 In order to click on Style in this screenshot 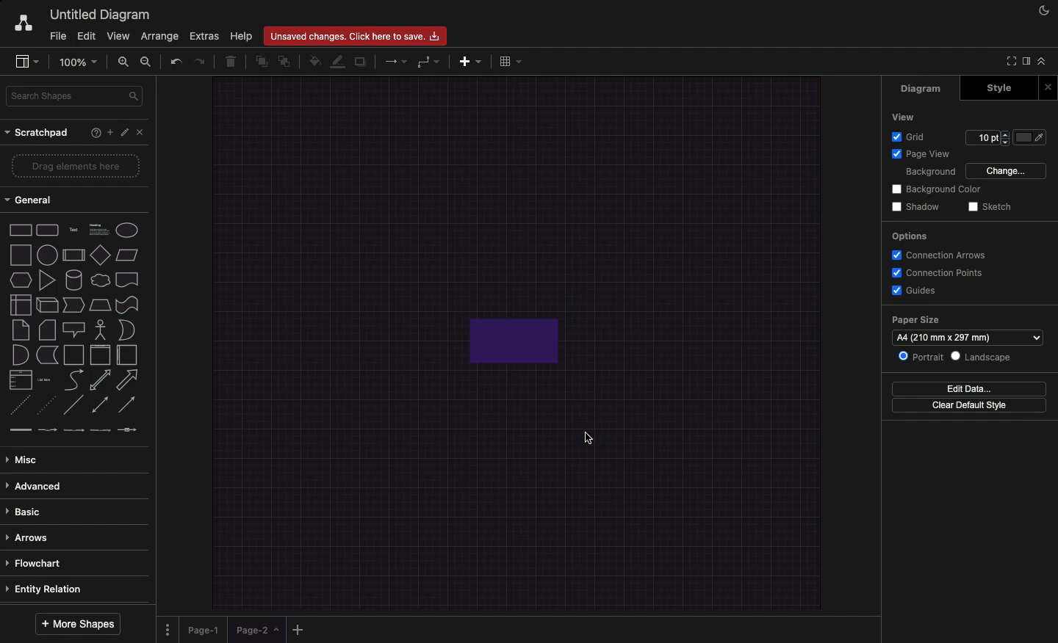, I will do `click(996, 88)`.